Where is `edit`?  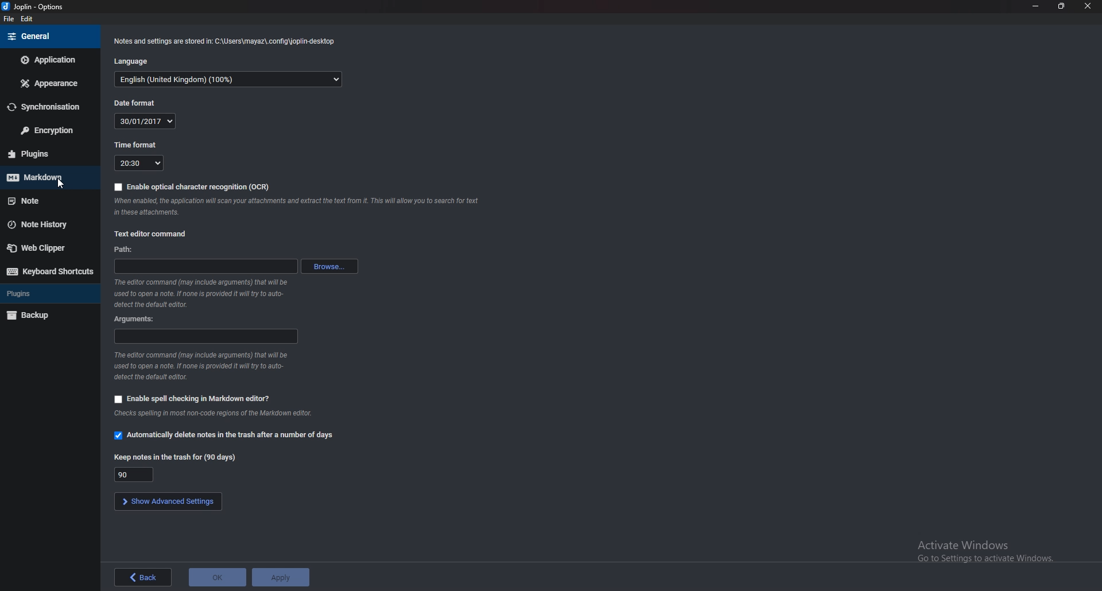
edit is located at coordinates (34, 18).